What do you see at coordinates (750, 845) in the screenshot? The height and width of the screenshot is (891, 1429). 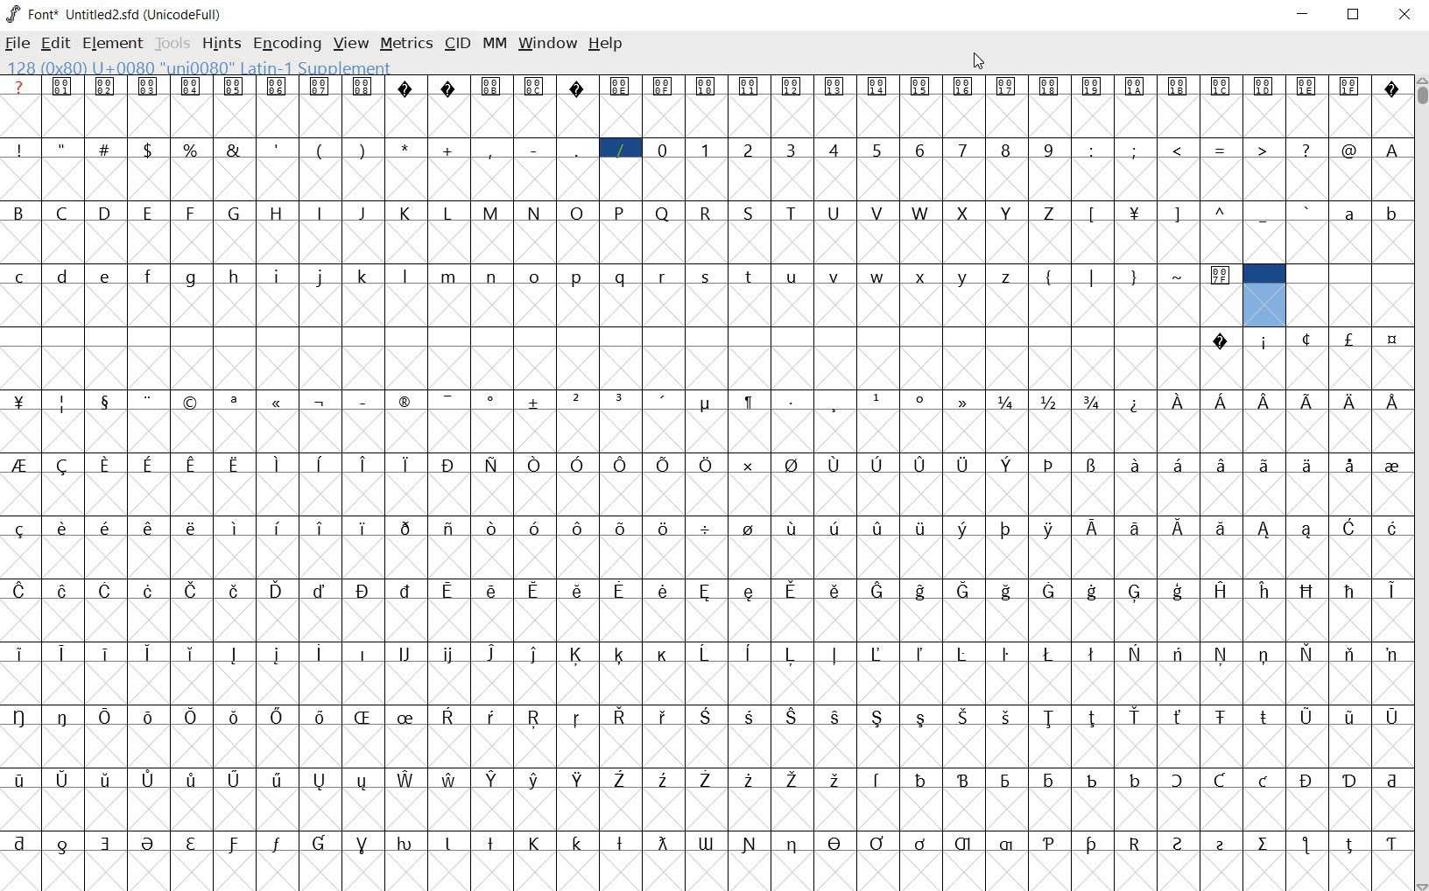 I see `Symbol` at bounding box center [750, 845].